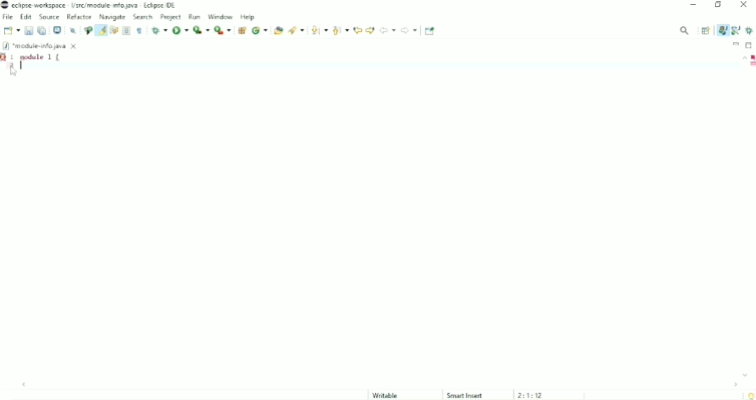 The image size is (756, 400). I want to click on Open Perspective, so click(705, 30).